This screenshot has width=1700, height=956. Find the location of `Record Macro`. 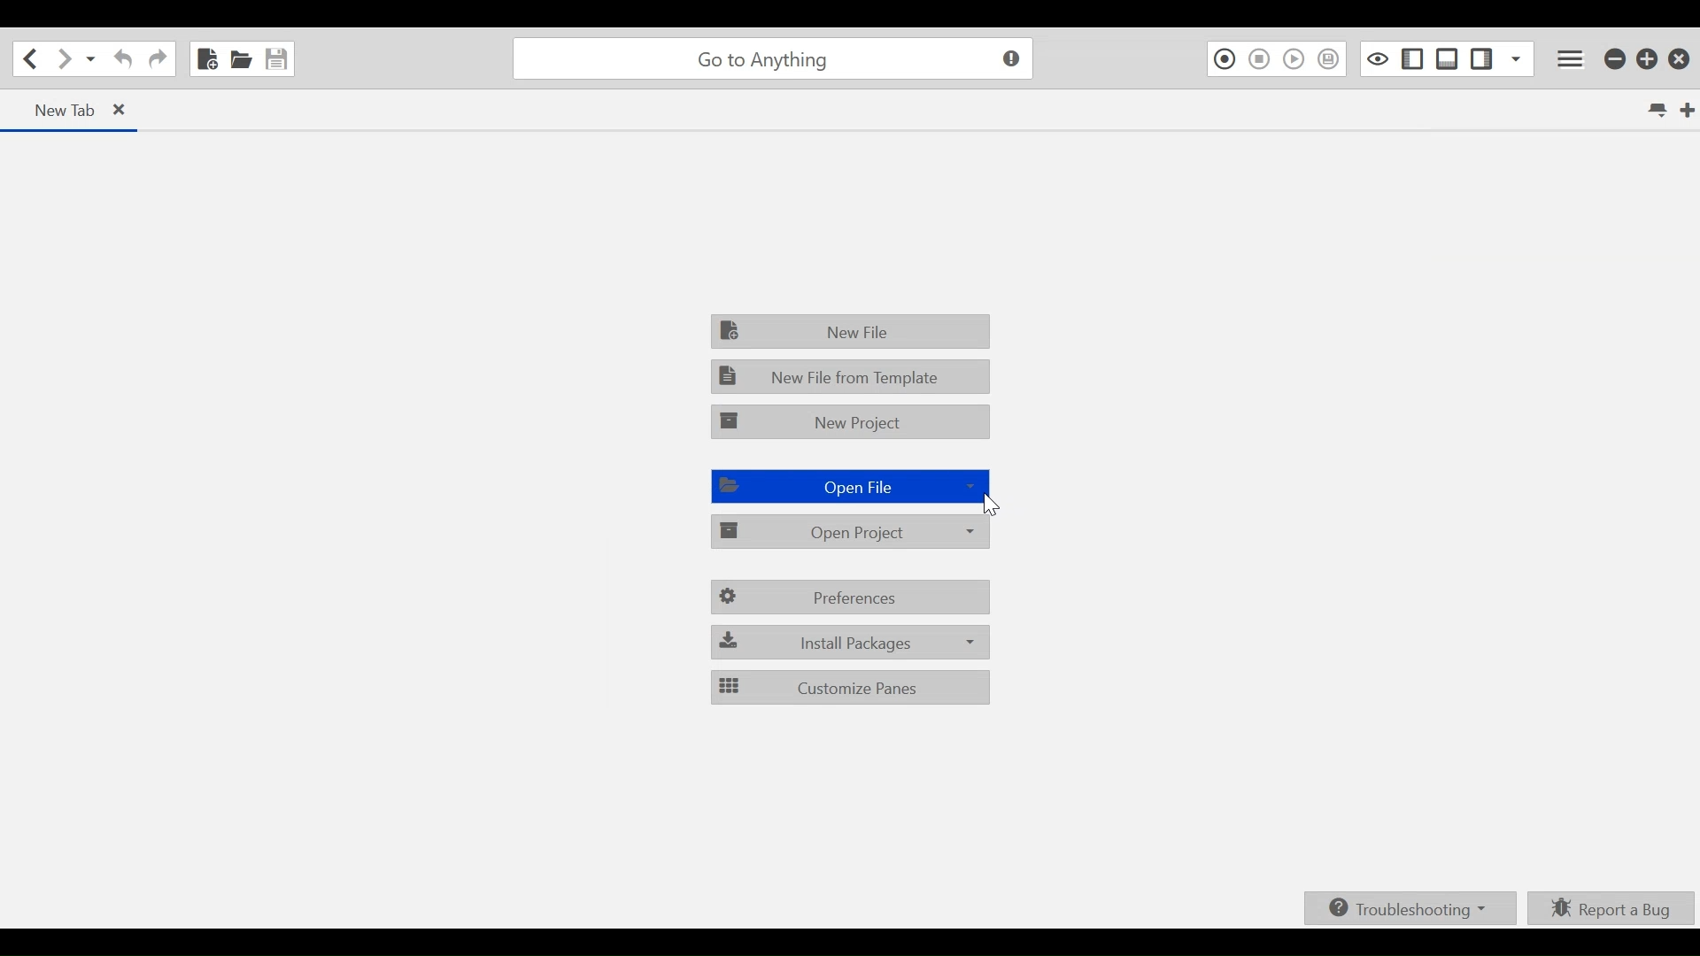

Record Macro is located at coordinates (1224, 58).